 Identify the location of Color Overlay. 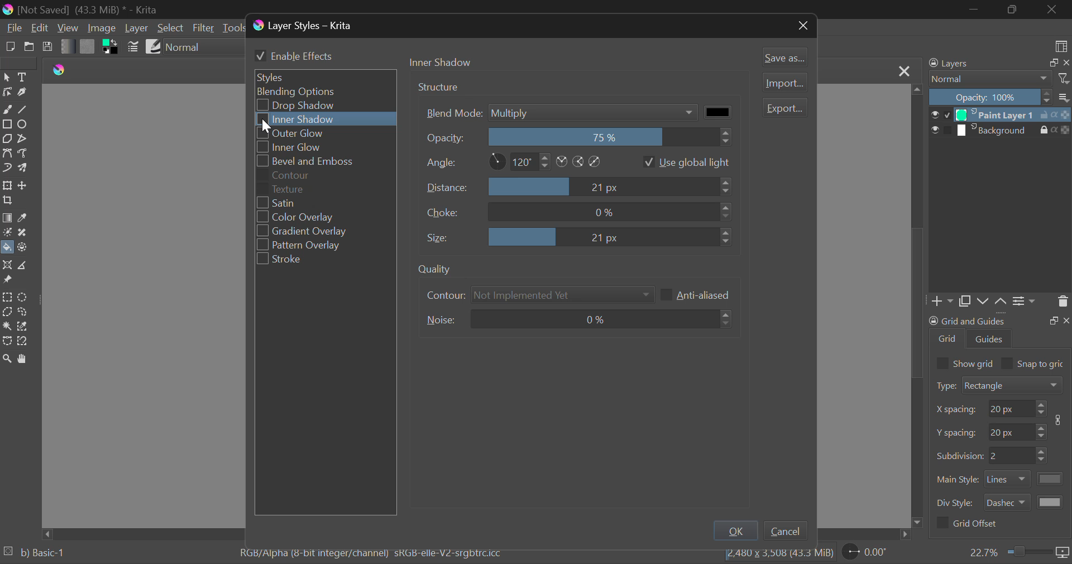
(306, 216).